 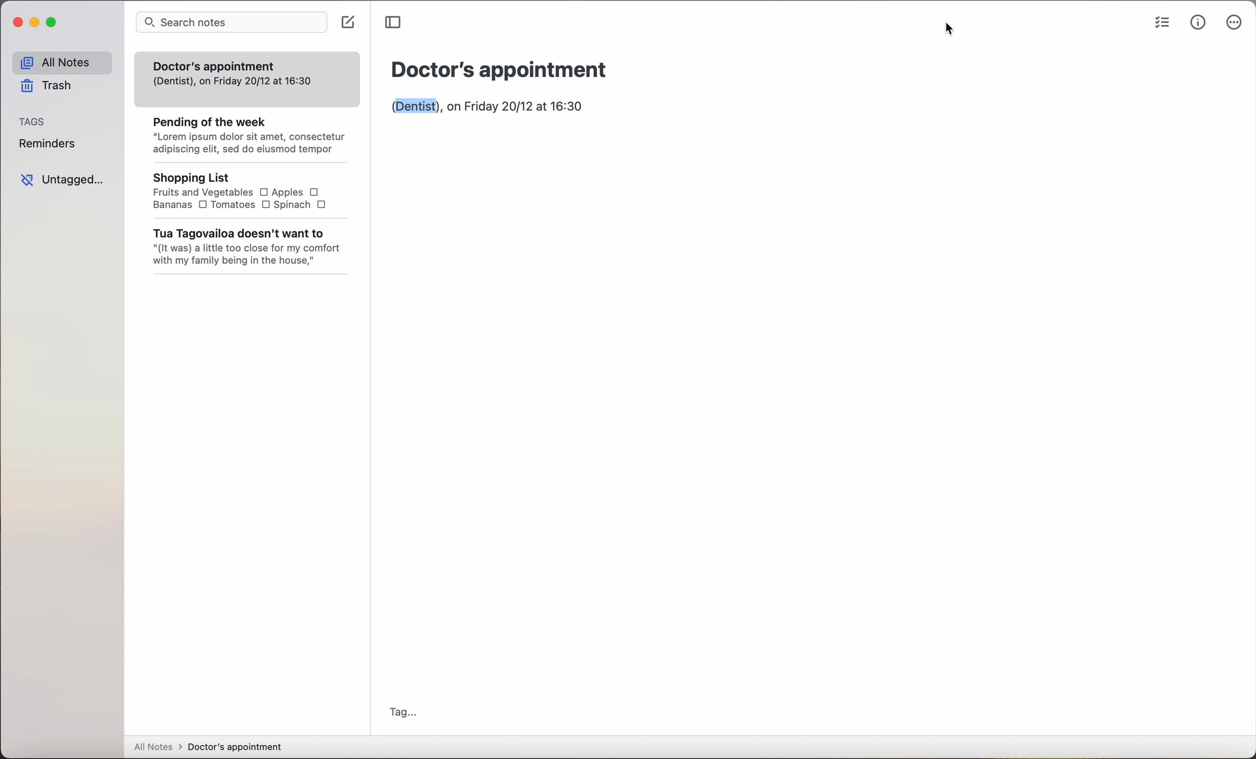 I want to click on cursor, so click(x=951, y=28).